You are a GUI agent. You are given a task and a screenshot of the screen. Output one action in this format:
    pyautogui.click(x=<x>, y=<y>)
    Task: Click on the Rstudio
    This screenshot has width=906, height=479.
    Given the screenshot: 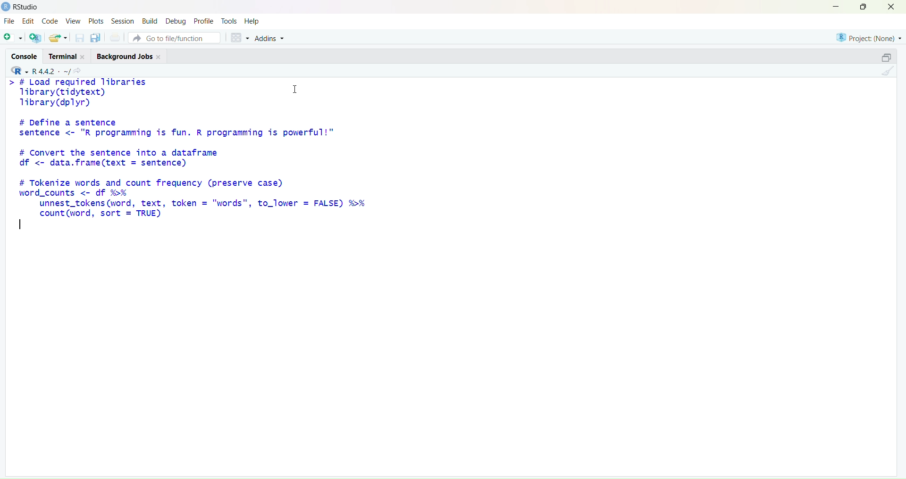 What is the action you would take?
    pyautogui.click(x=22, y=7)
    